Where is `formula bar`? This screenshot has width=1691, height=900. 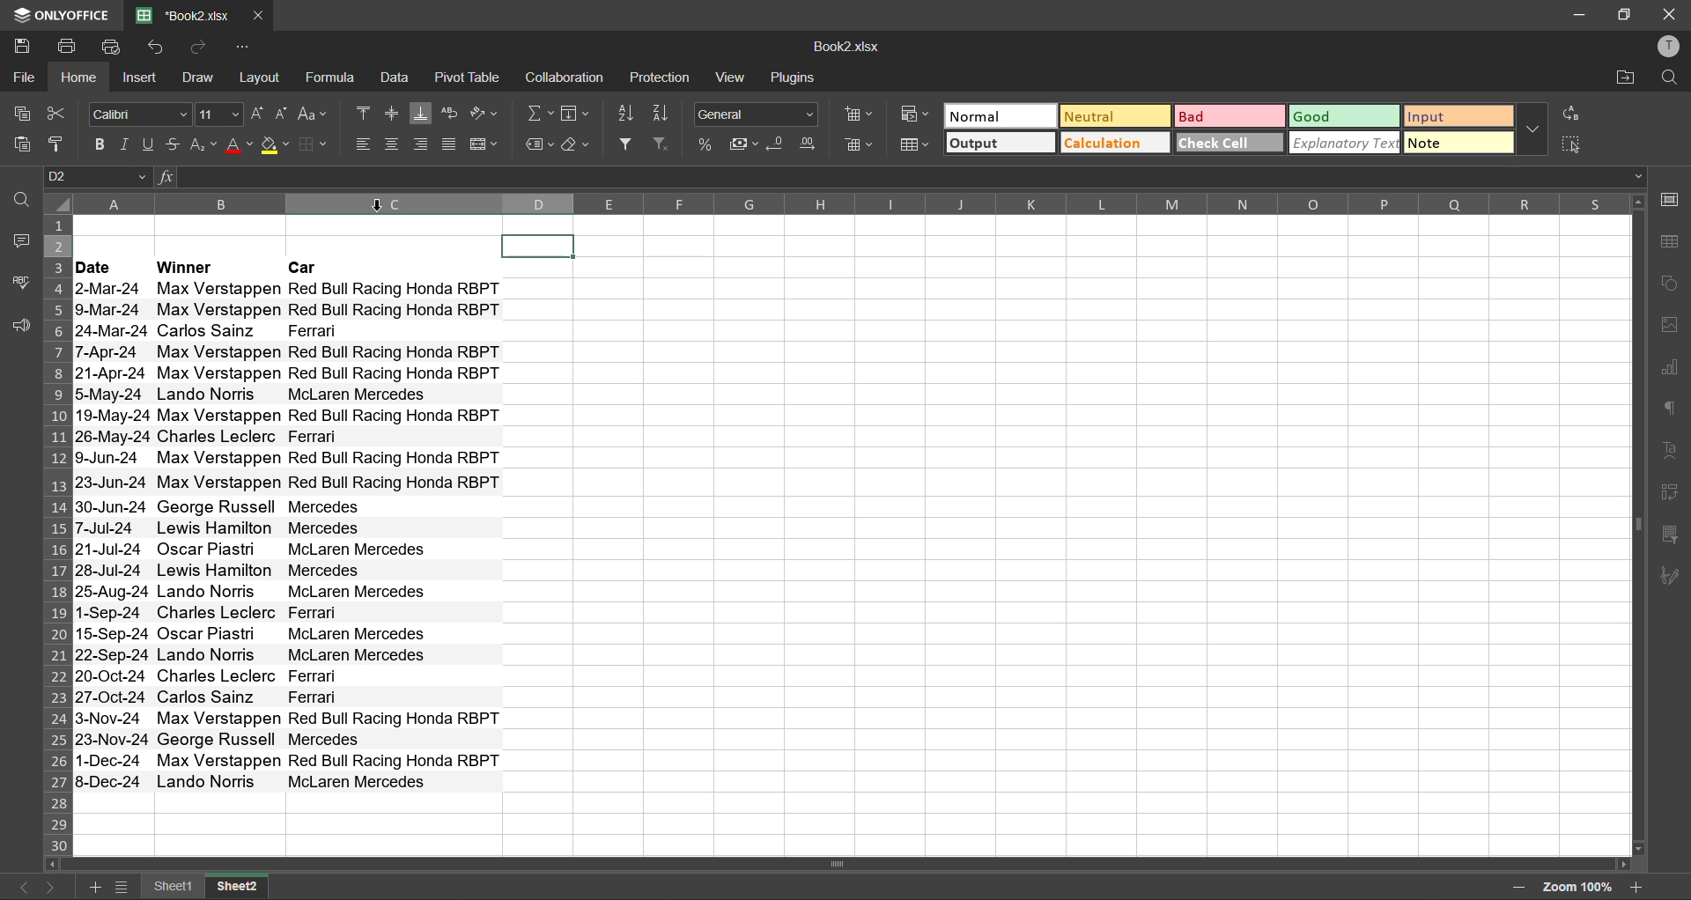 formula bar is located at coordinates (911, 176).